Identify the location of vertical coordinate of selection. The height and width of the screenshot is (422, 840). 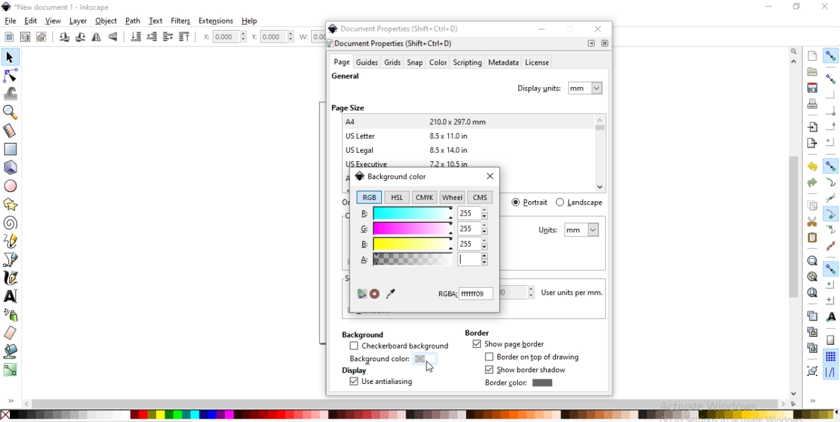
(274, 37).